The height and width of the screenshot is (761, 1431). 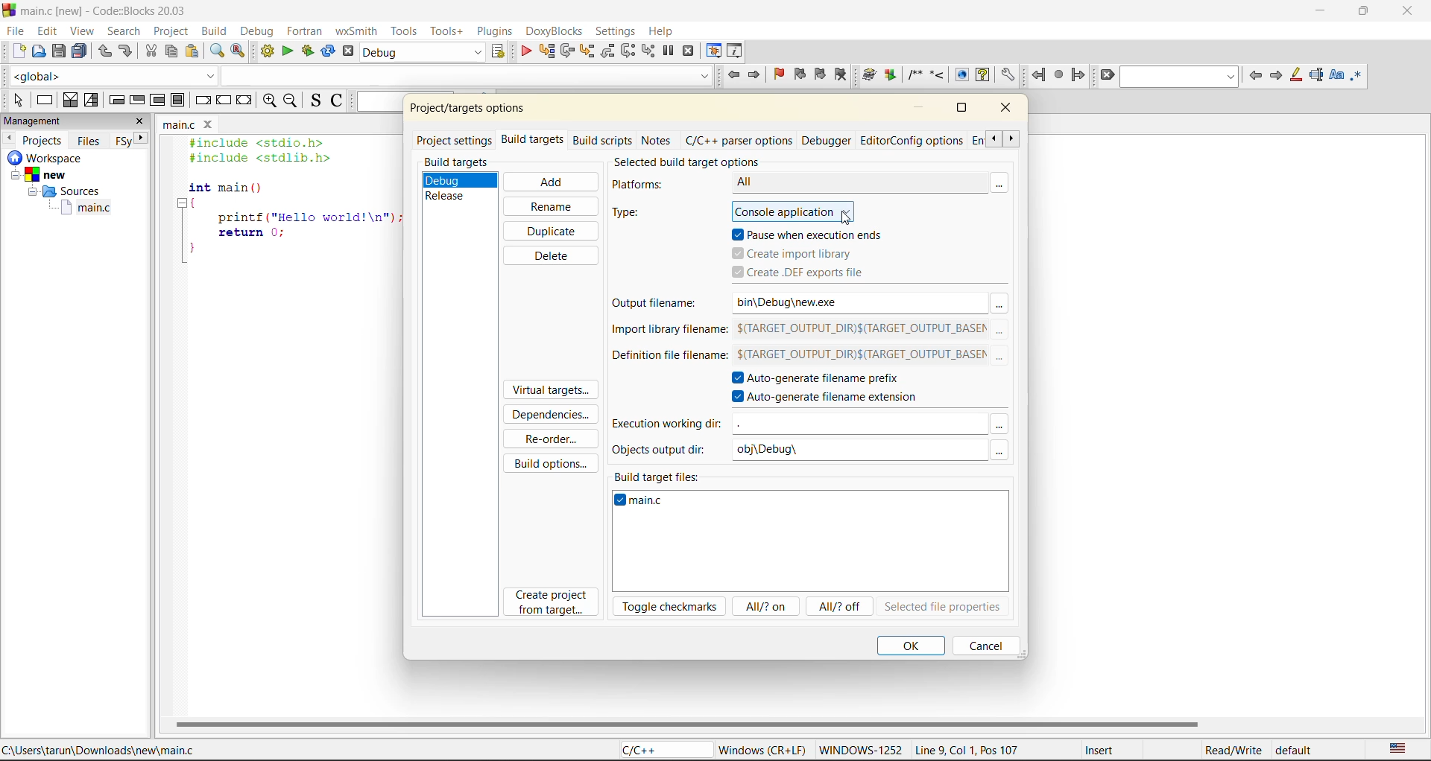 What do you see at coordinates (999, 451) in the screenshot?
I see `more` at bounding box center [999, 451].